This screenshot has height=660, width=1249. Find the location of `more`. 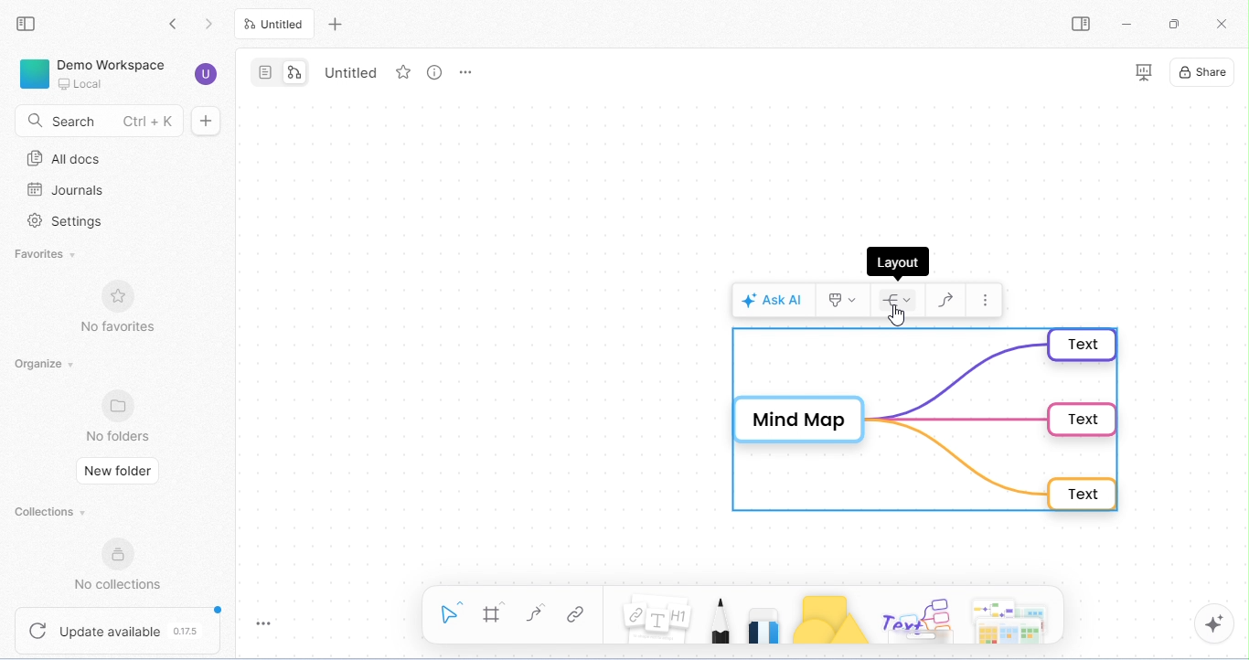

more is located at coordinates (985, 300).